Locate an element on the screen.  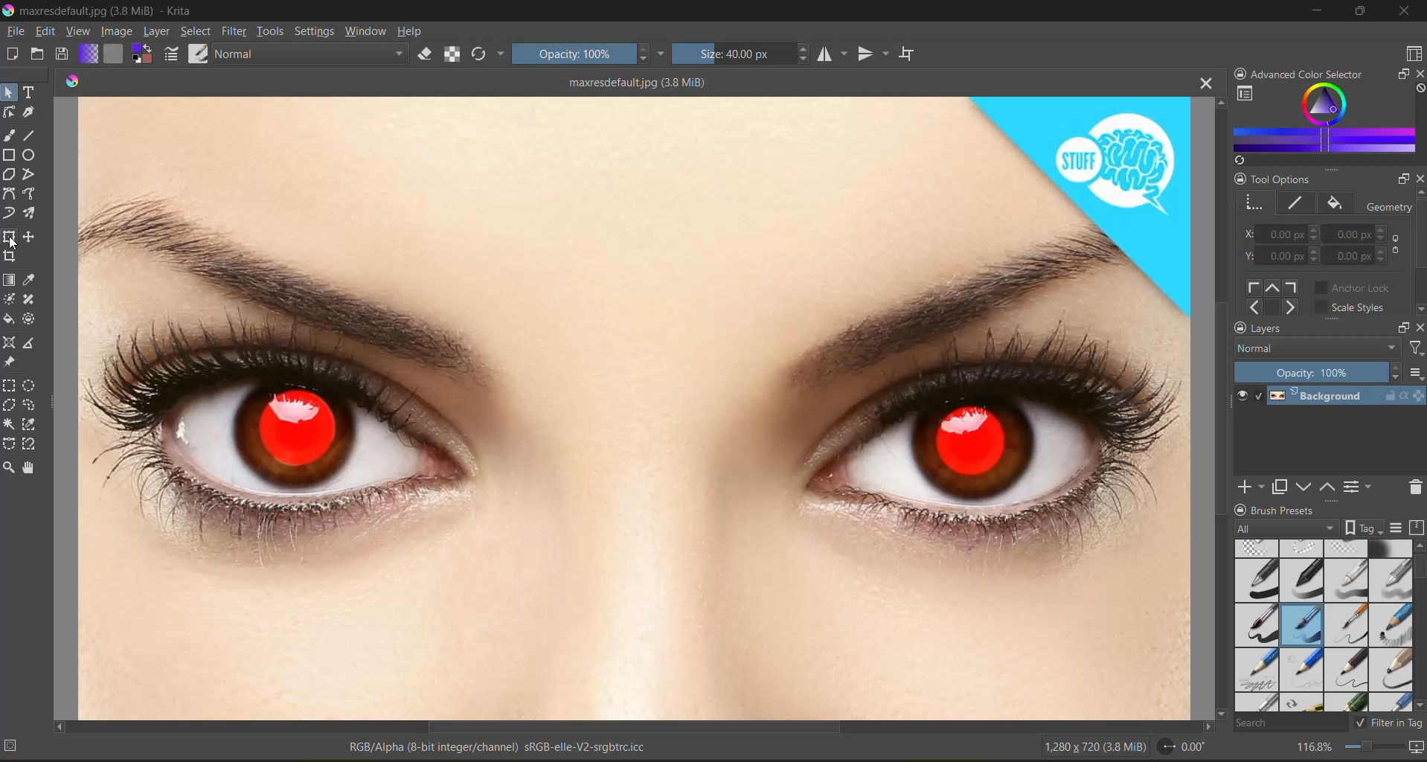
tool is located at coordinates (10, 406).